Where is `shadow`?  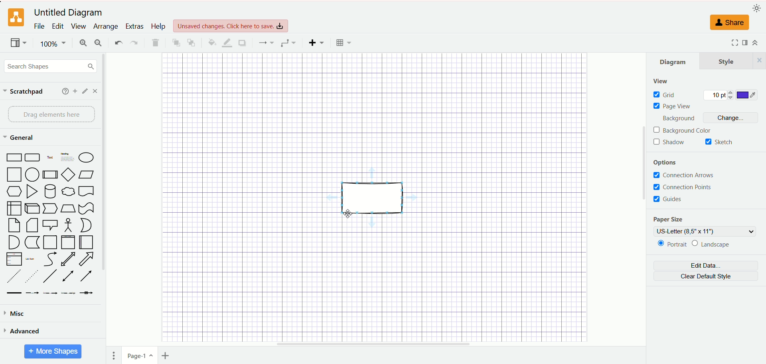
shadow is located at coordinates (671, 143).